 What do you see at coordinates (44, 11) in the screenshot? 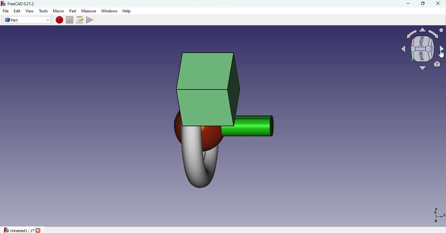
I see `Tools` at bounding box center [44, 11].